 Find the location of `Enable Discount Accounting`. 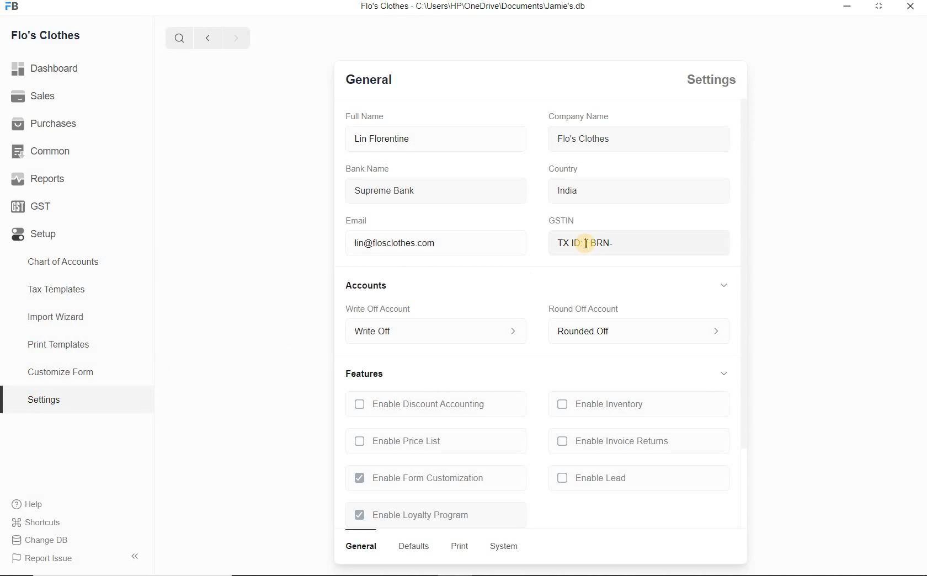

Enable Discount Accounting is located at coordinates (419, 404).